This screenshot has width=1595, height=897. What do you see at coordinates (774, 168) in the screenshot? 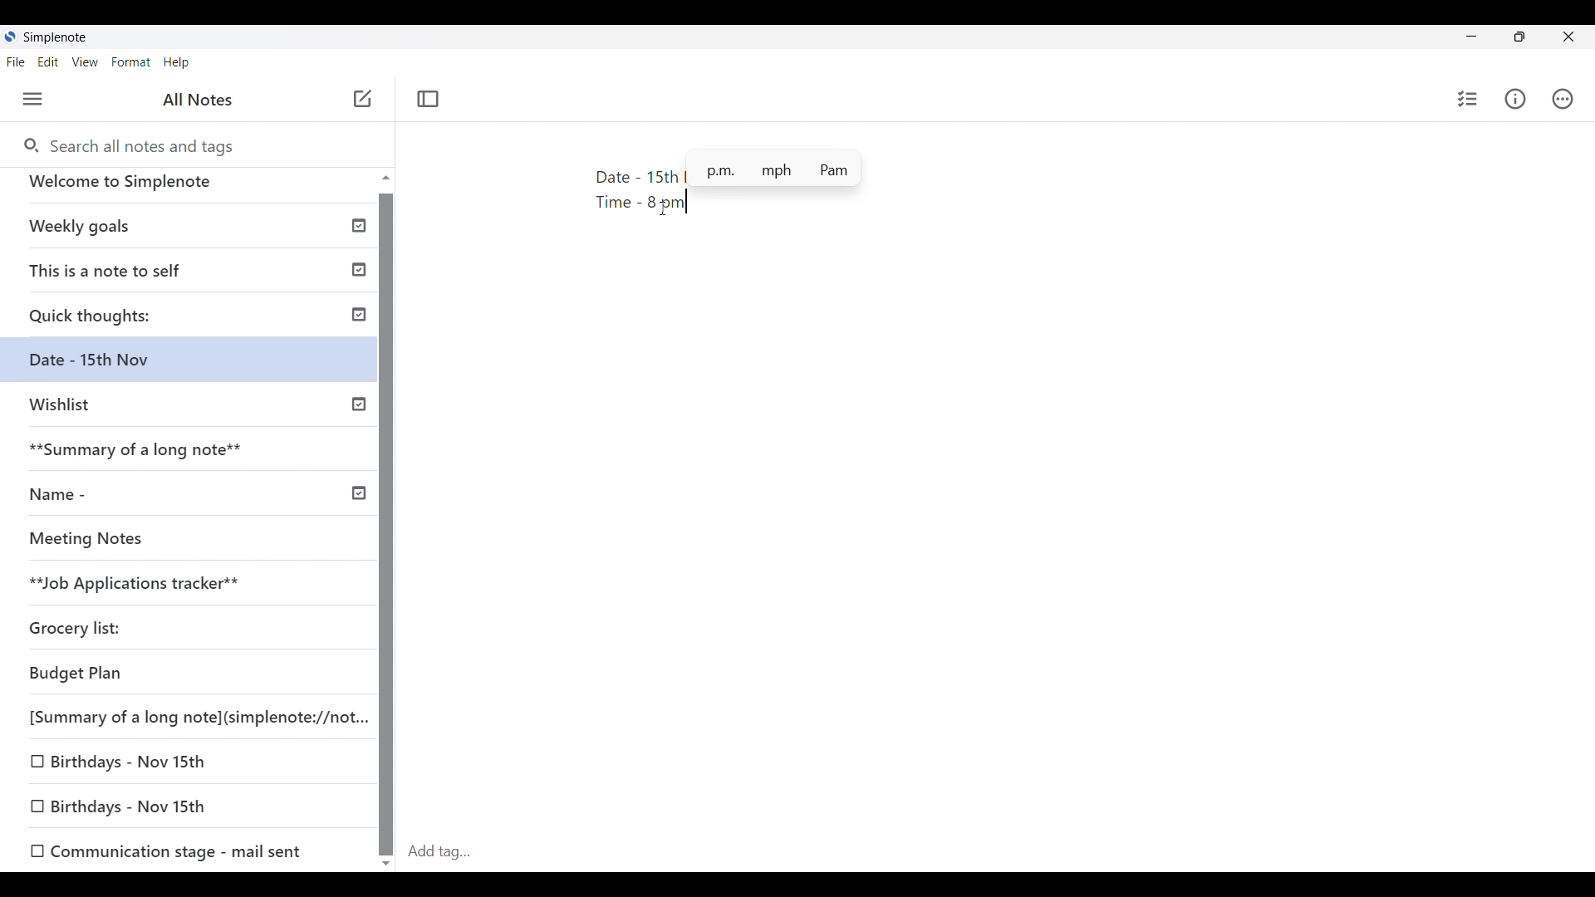
I see `Suggestions for time typed in` at bounding box center [774, 168].